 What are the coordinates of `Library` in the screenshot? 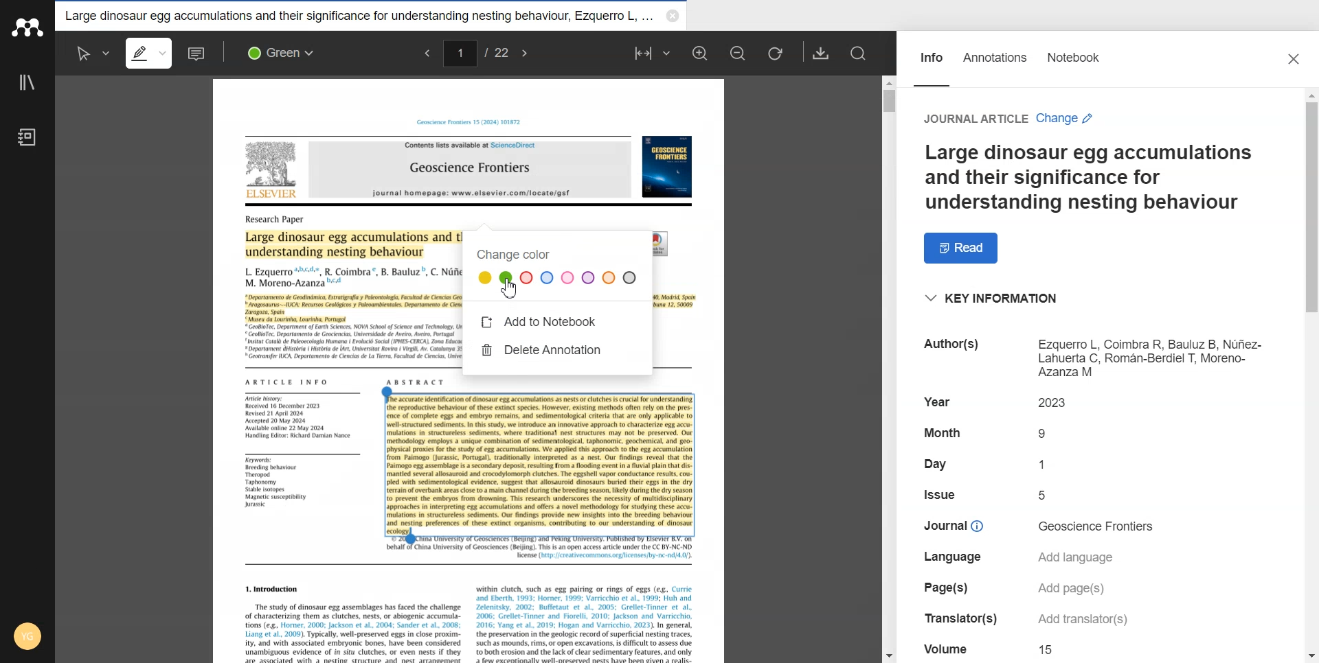 It's located at (27, 83).